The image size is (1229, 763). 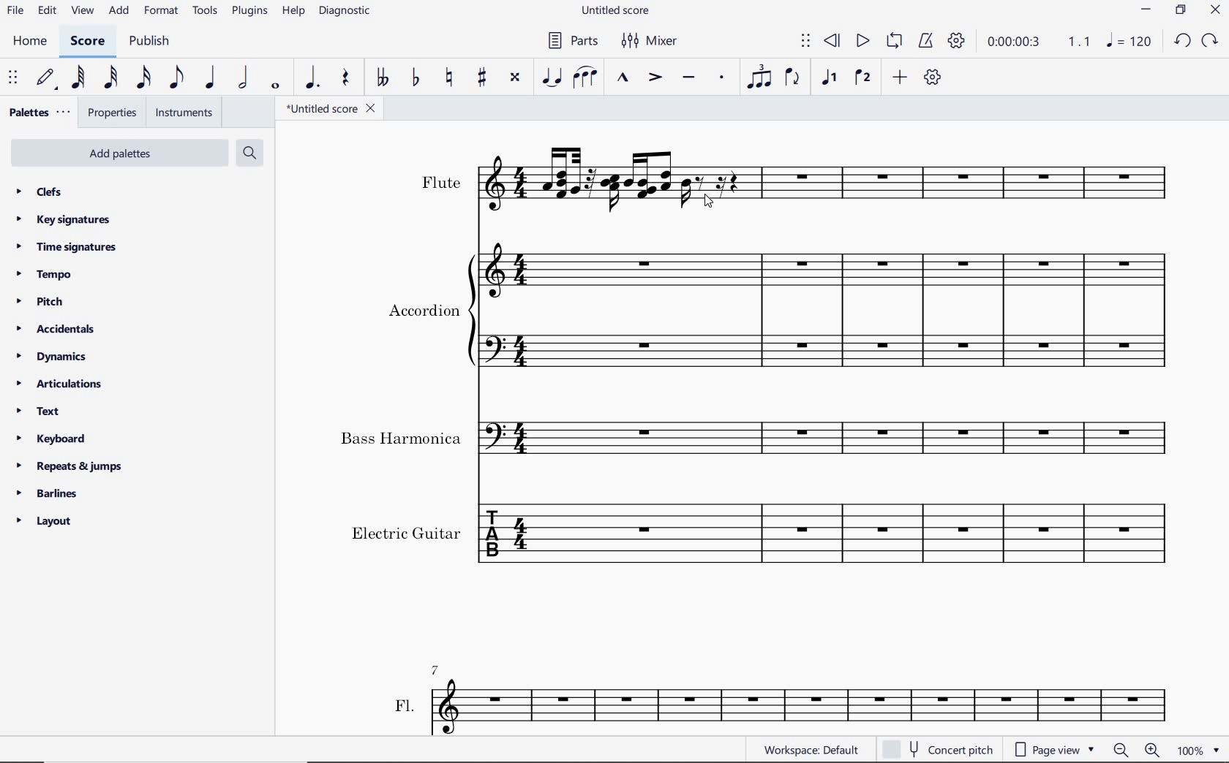 What do you see at coordinates (344, 77) in the screenshot?
I see `rest` at bounding box center [344, 77].